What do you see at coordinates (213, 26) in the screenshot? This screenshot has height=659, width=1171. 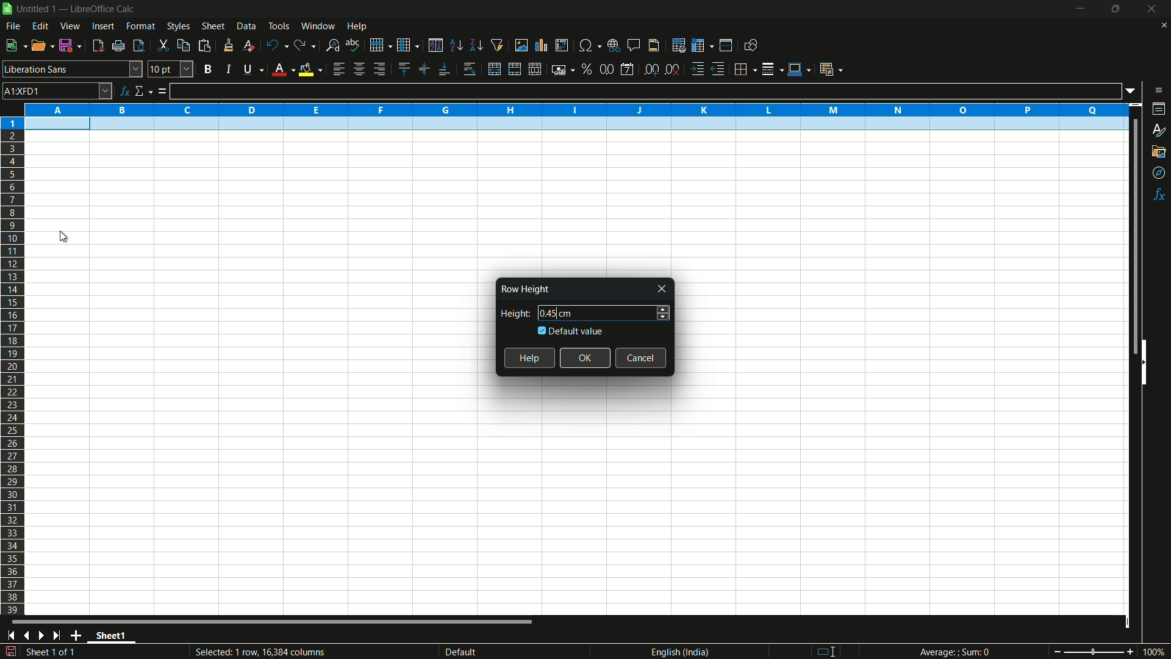 I see `sheet menu` at bounding box center [213, 26].